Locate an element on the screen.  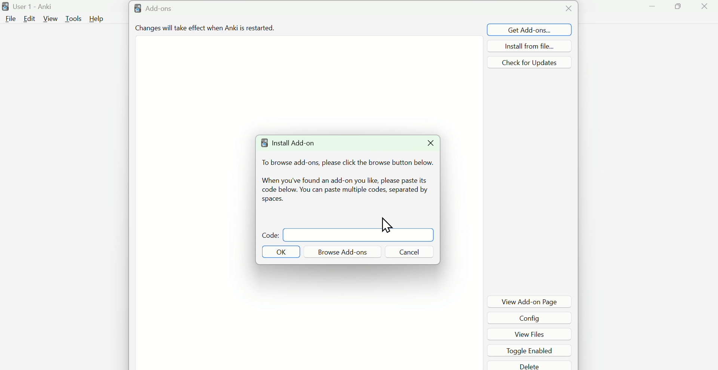
Changes will take effect when Anki is restarted. is located at coordinates (204, 30).